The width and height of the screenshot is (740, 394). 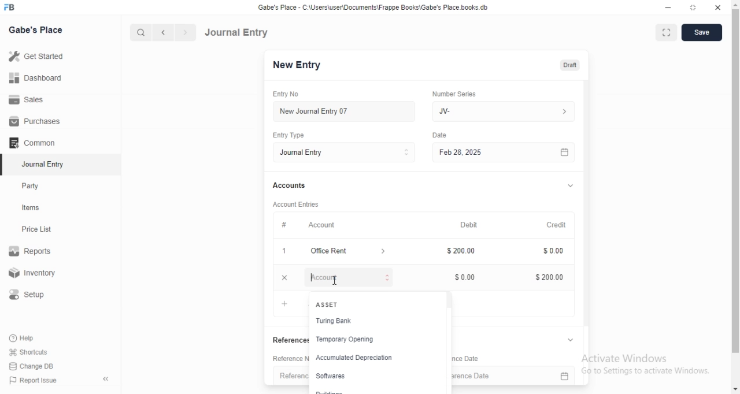 I want to click on minimize, so click(x=672, y=6).